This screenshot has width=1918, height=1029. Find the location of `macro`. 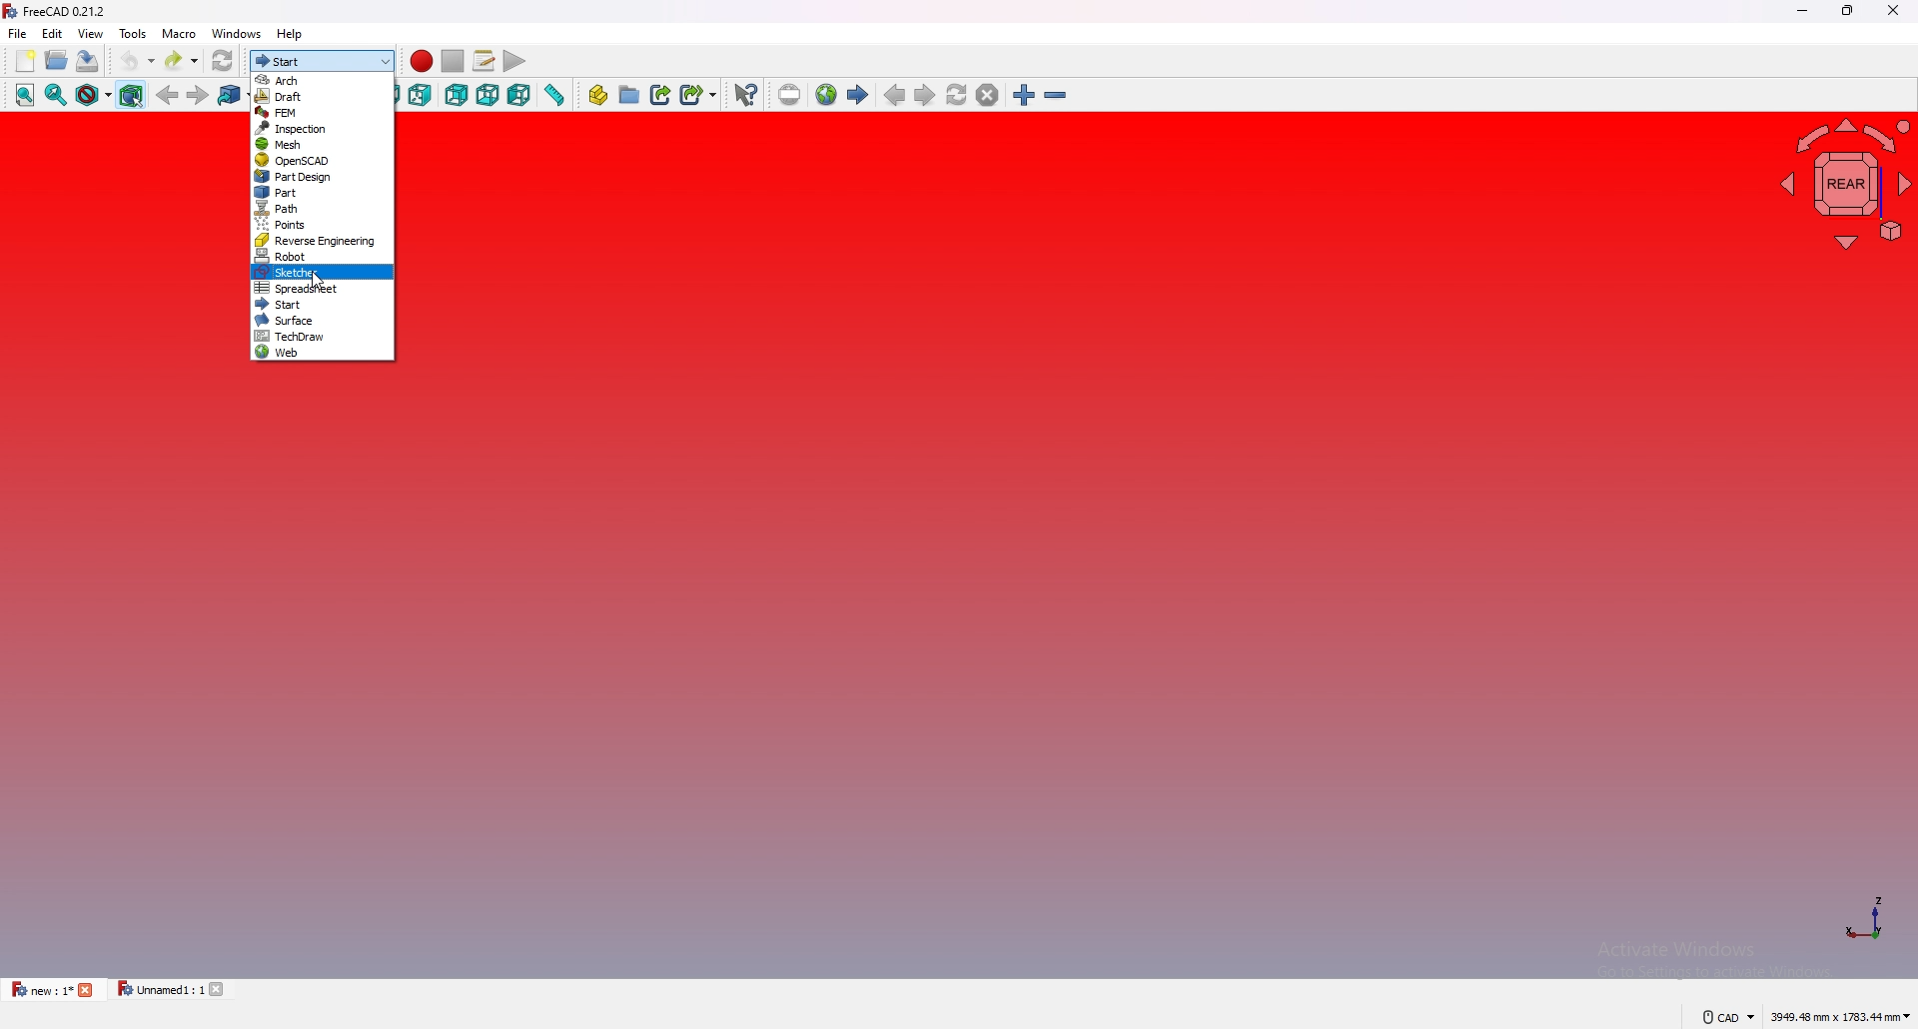

macro is located at coordinates (179, 32).